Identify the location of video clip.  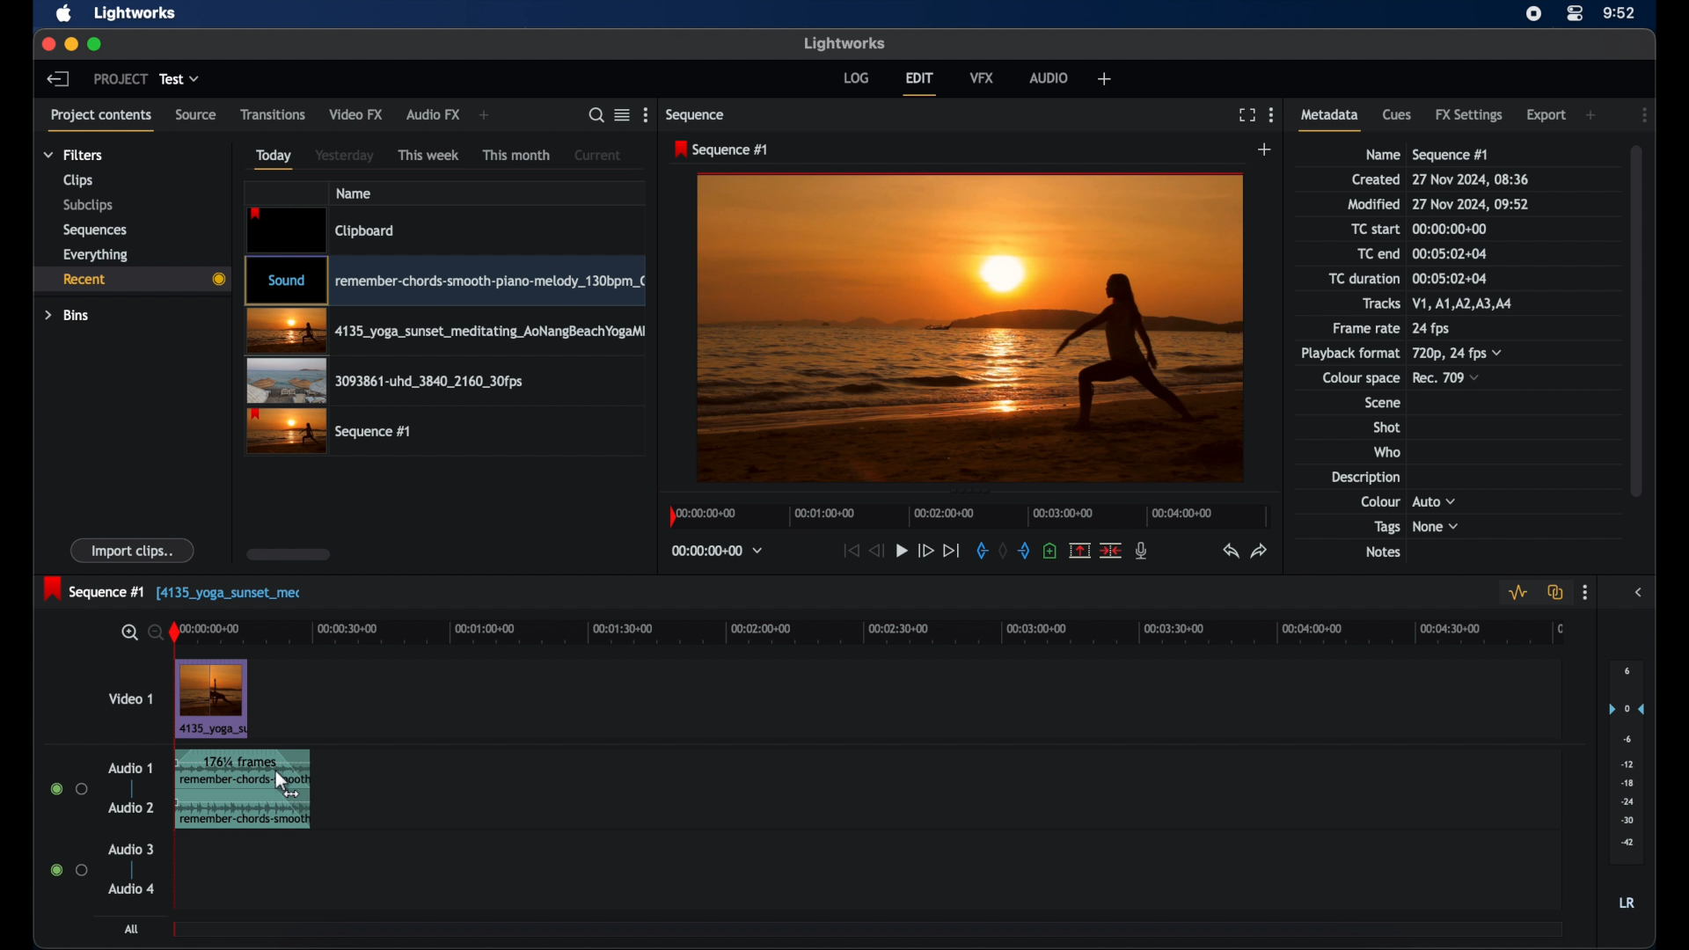
(444, 281).